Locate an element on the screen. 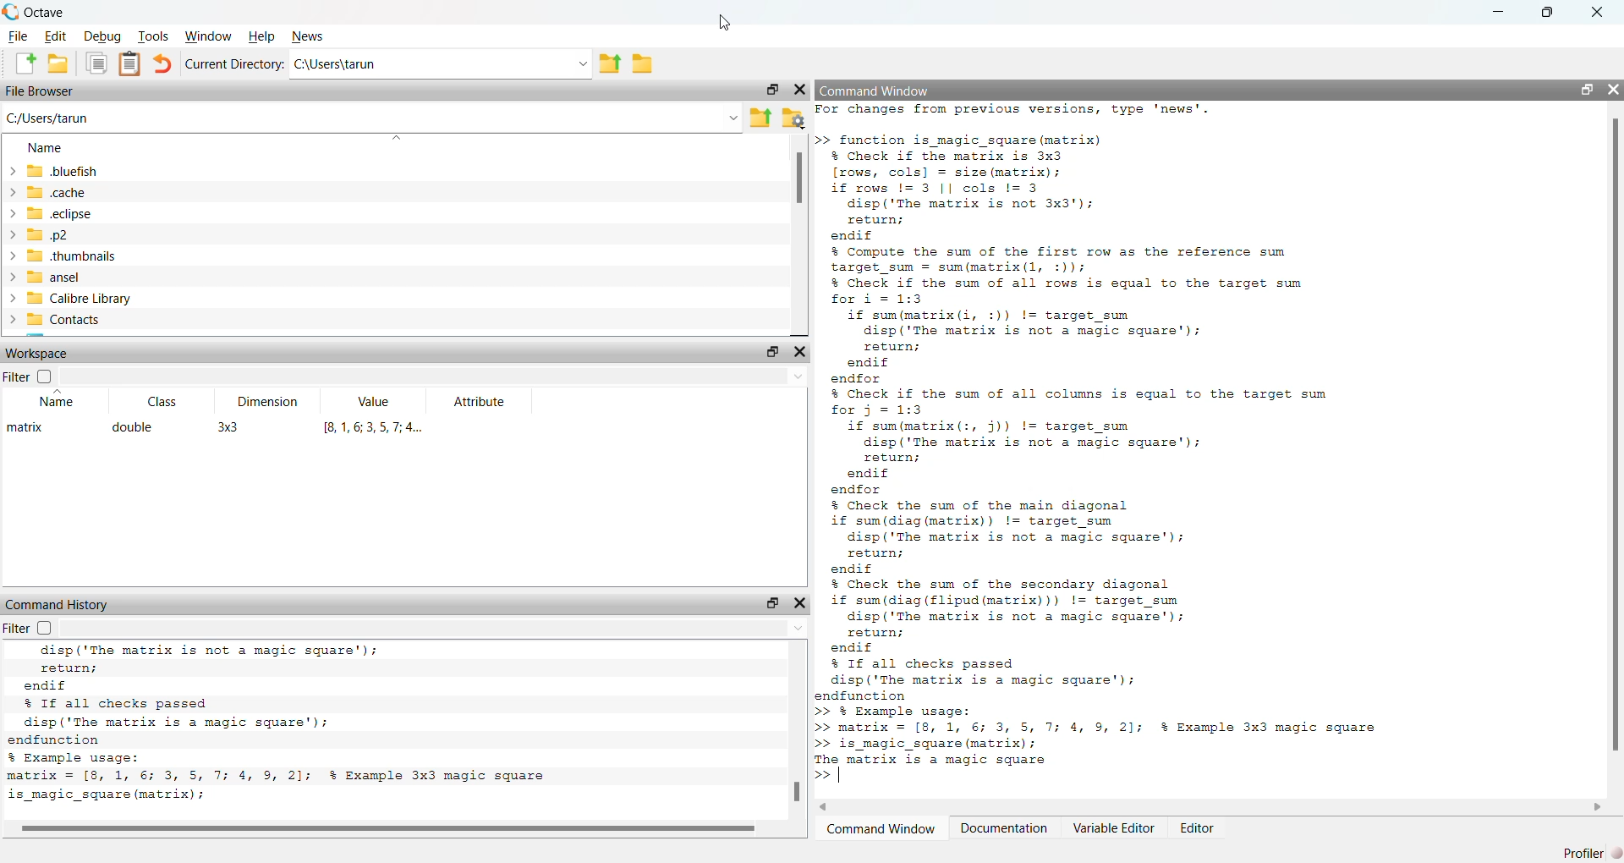 This screenshot has height=863, width=1624. Duplicate is located at coordinates (98, 64).